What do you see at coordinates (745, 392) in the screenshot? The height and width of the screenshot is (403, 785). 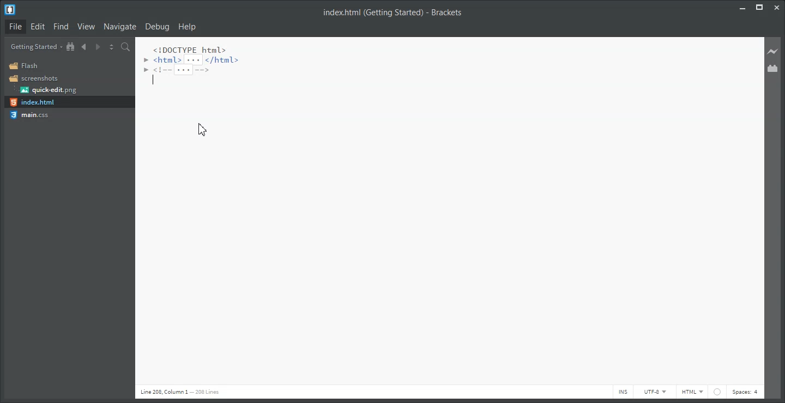 I see `Spaces: 4` at bounding box center [745, 392].